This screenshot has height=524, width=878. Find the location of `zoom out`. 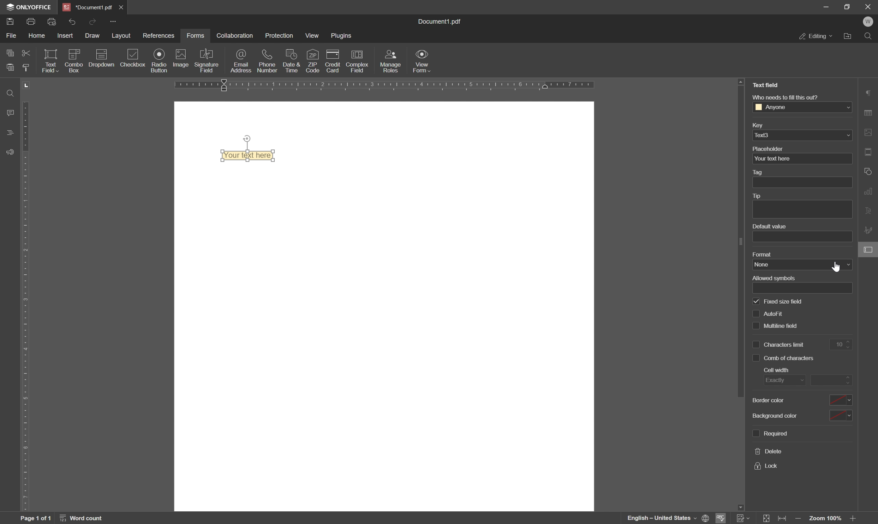

zoom out is located at coordinates (799, 519).